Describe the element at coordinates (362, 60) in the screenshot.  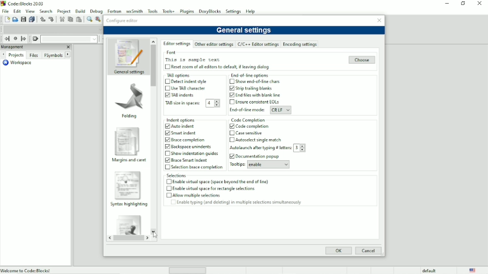
I see `Choose` at that location.